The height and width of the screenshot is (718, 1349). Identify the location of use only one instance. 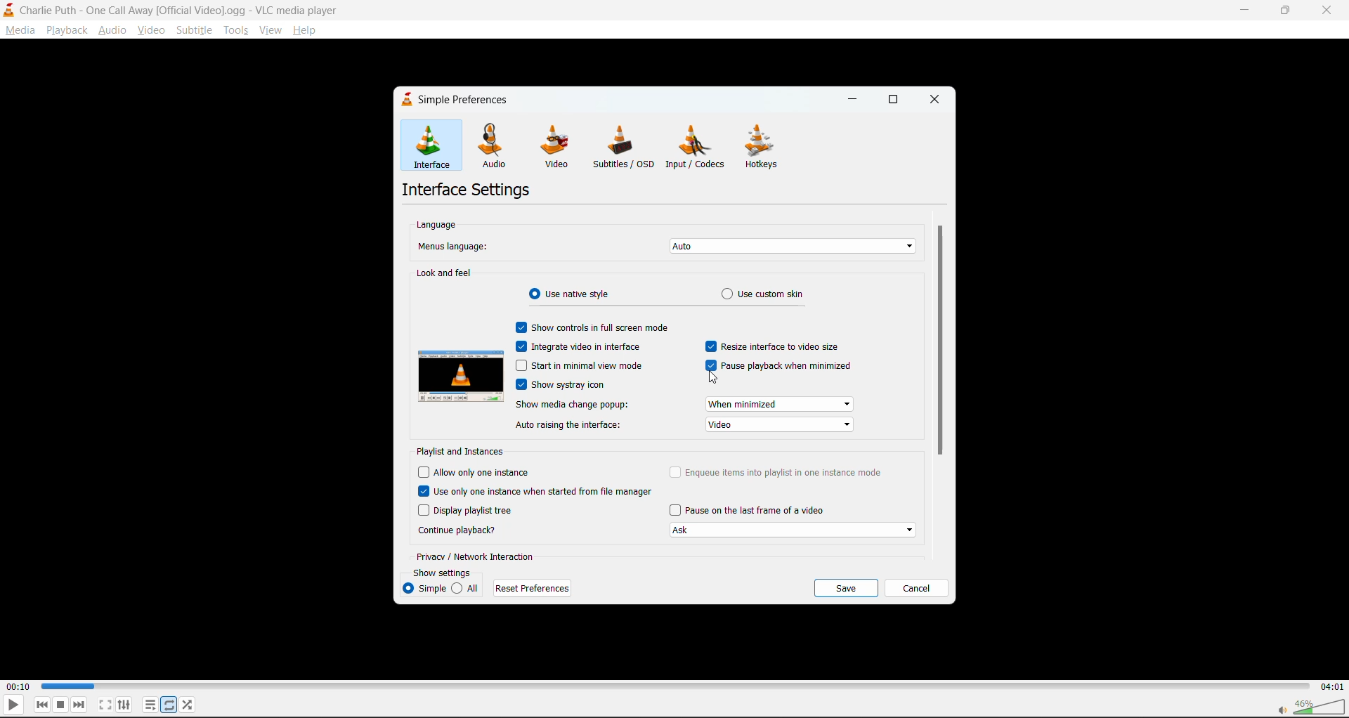
(544, 493).